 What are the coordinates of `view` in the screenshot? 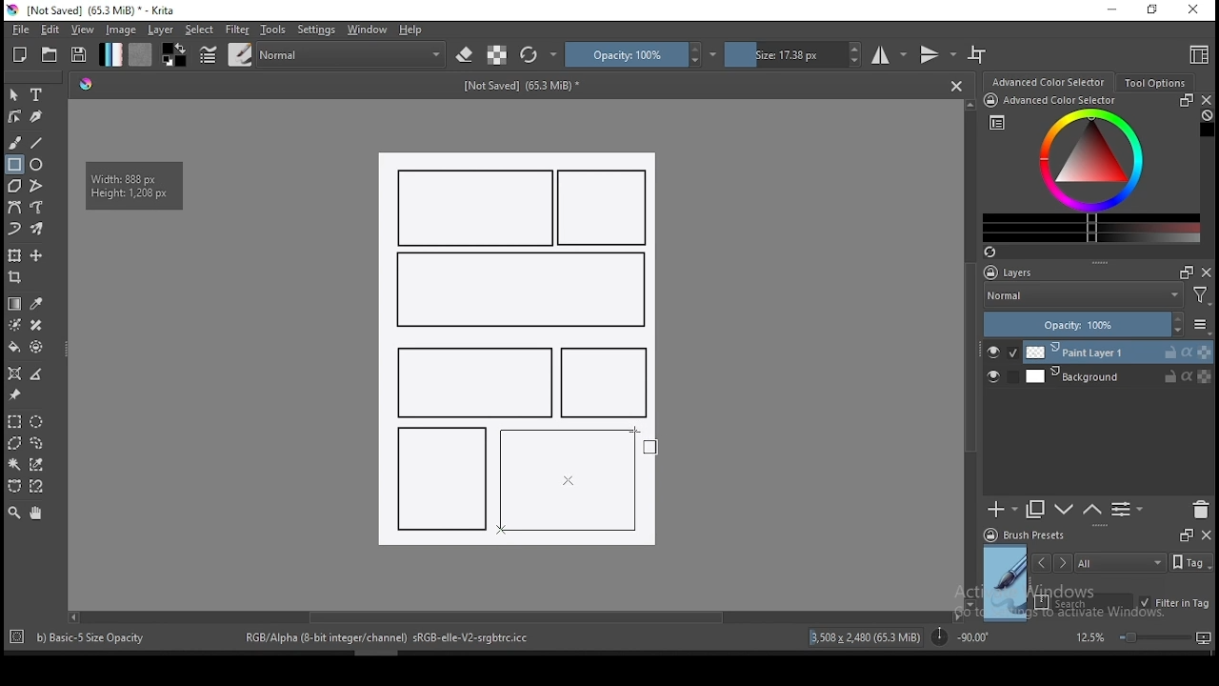 It's located at (82, 30).